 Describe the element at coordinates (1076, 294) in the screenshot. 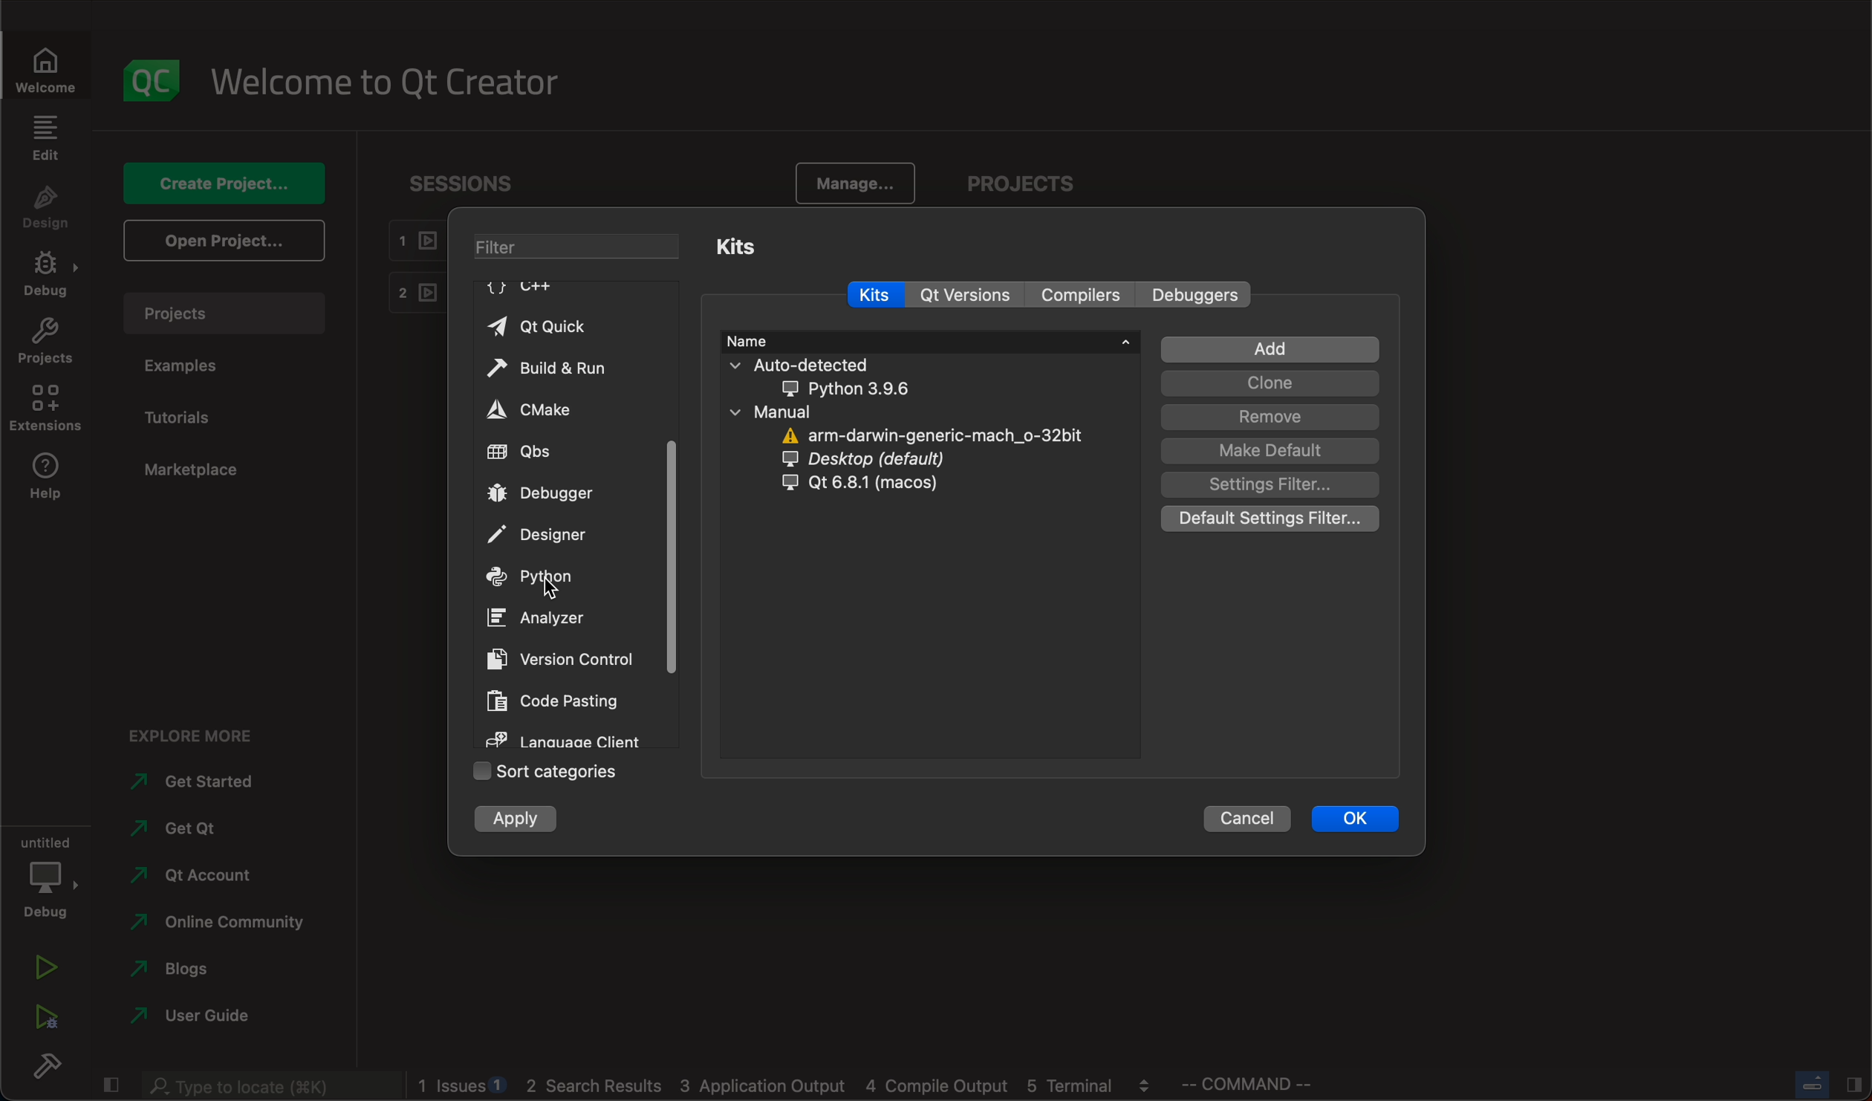

I see `compilers` at that location.